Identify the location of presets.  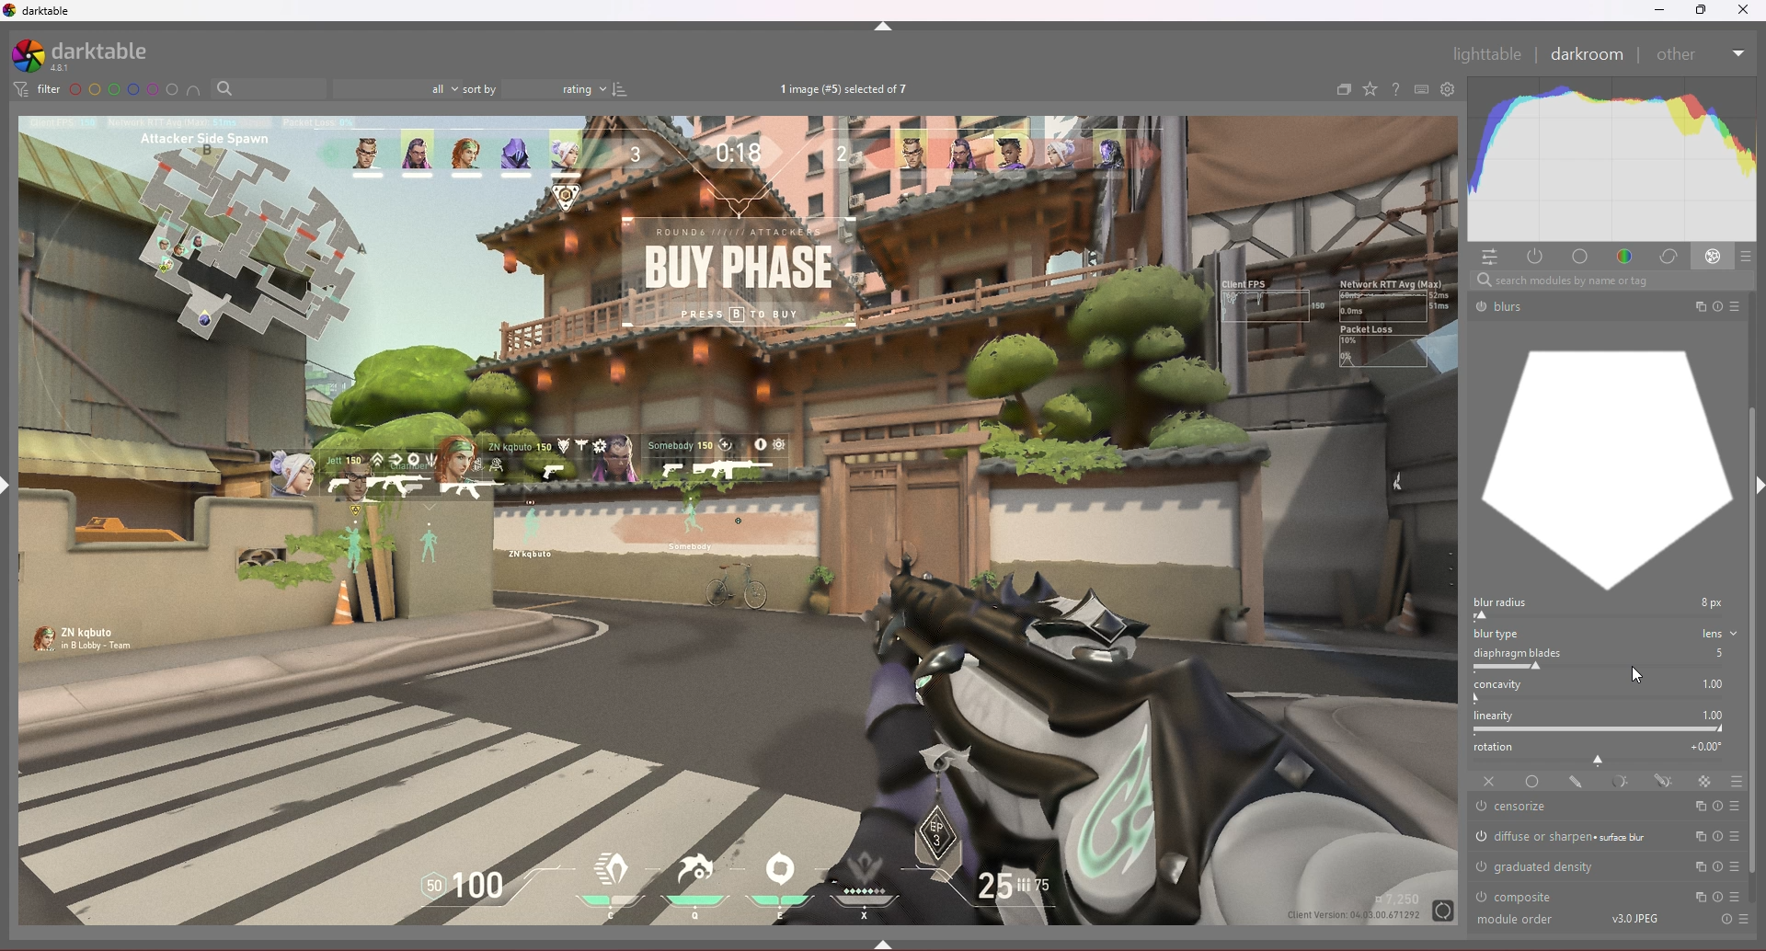
(1735, 866).